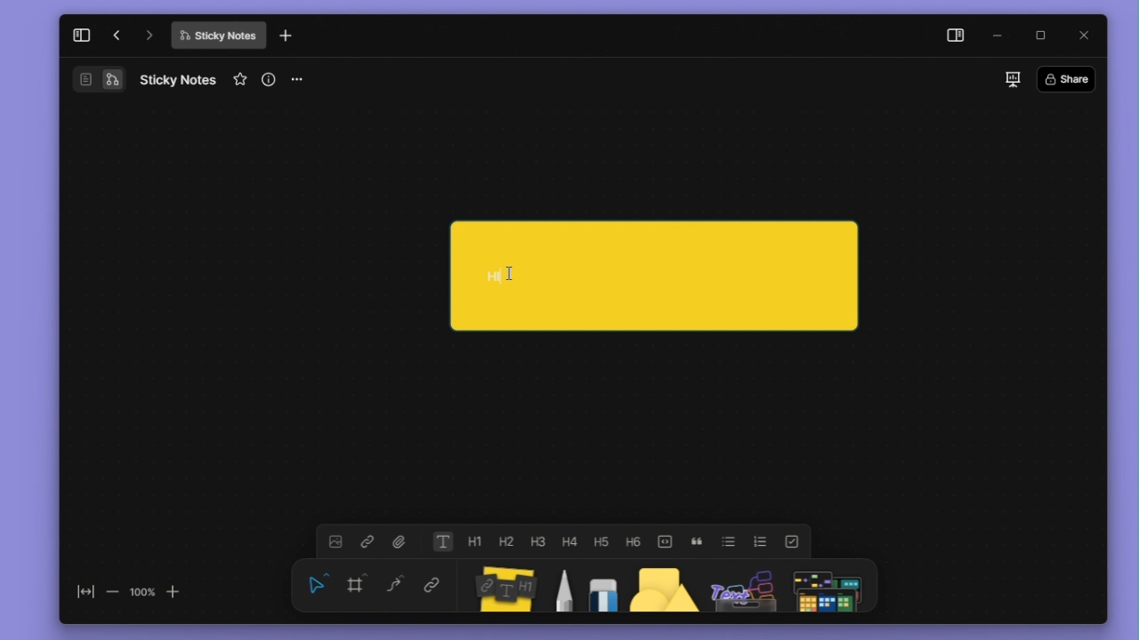  I want to click on attachment, so click(401, 543).